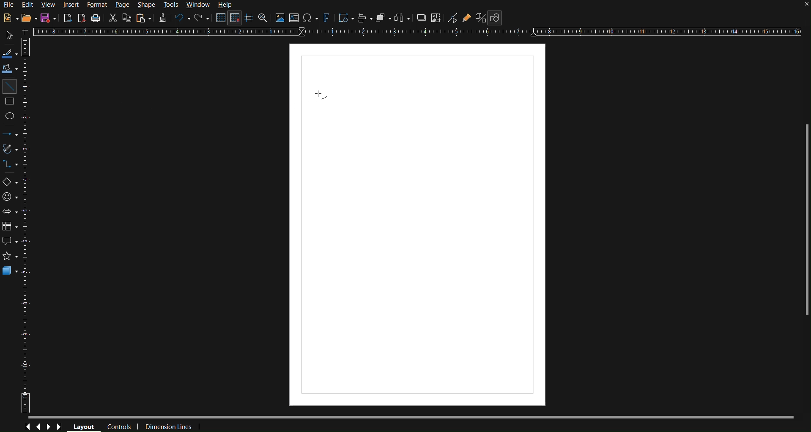 This screenshot has width=811, height=432. Describe the element at coordinates (327, 18) in the screenshot. I see `Fontworks` at that location.